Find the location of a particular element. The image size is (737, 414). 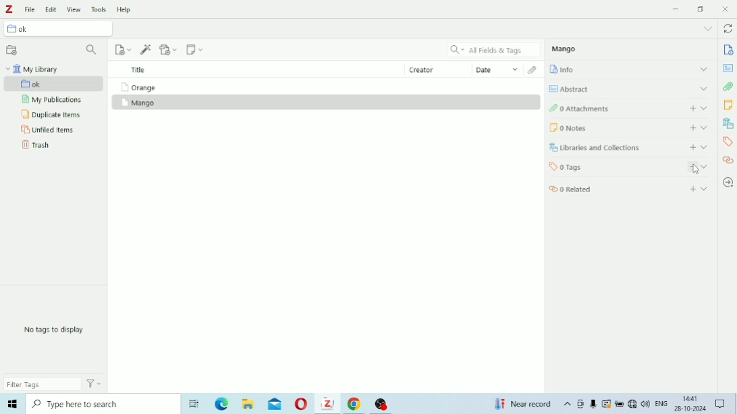

All Fields & Tags is located at coordinates (495, 50).